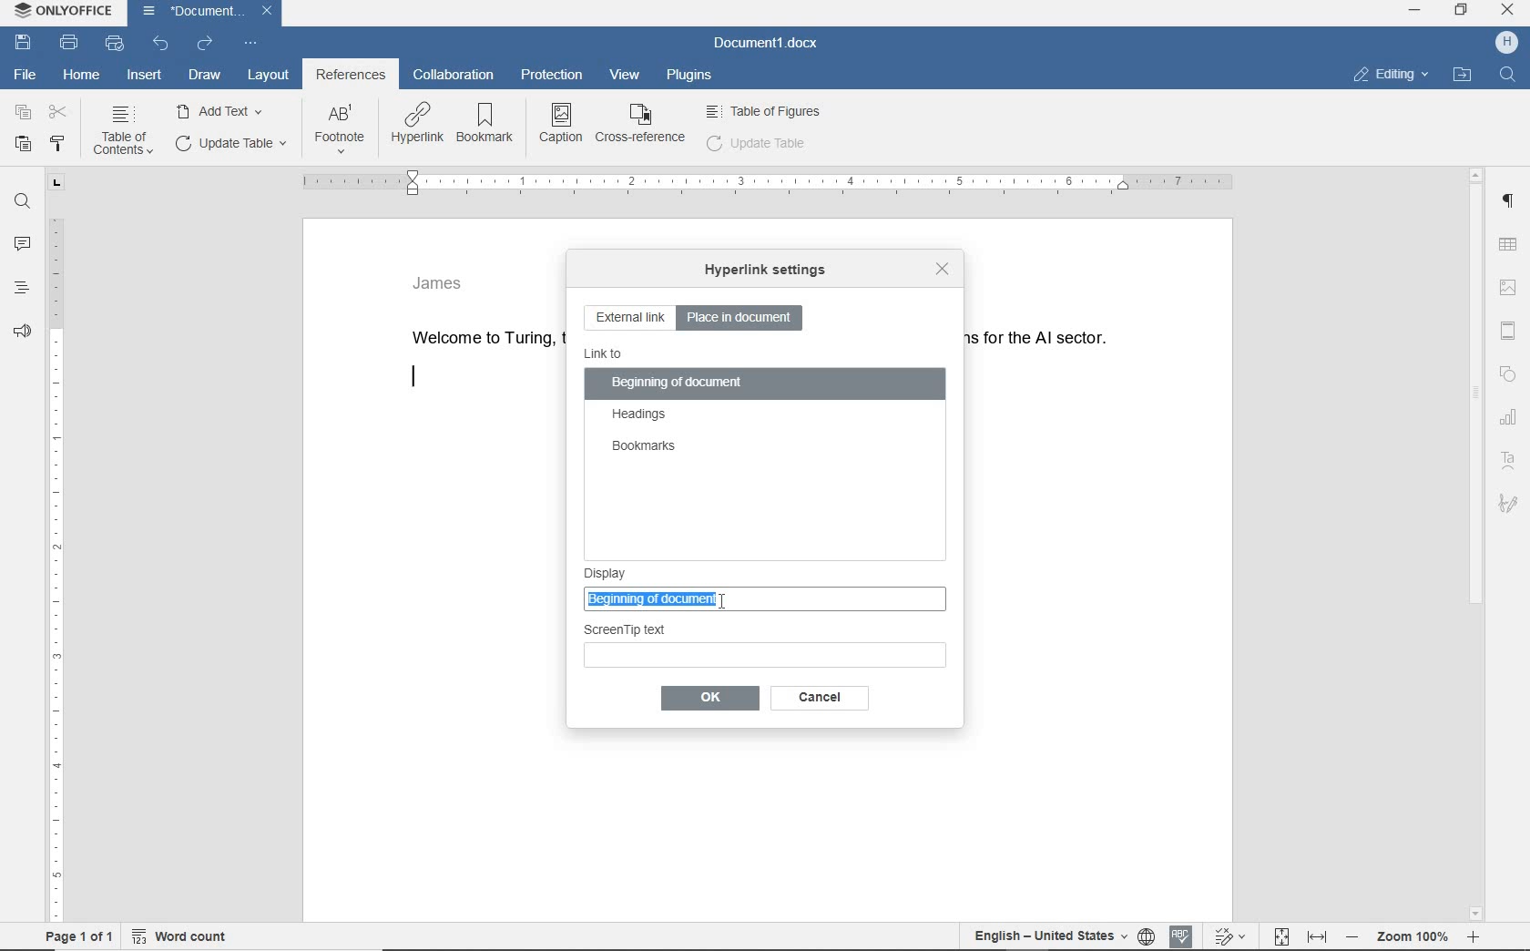 Image resolution: width=1530 pixels, height=951 pixels. Describe the element at coordinates (24, 112) in the screenshot. I see `copy` at that location.